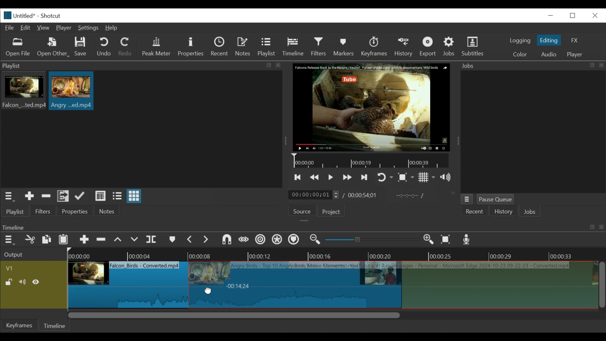 This screenshot has height=341, width=606. I want to click on Pause Queue, so click(496, 200).